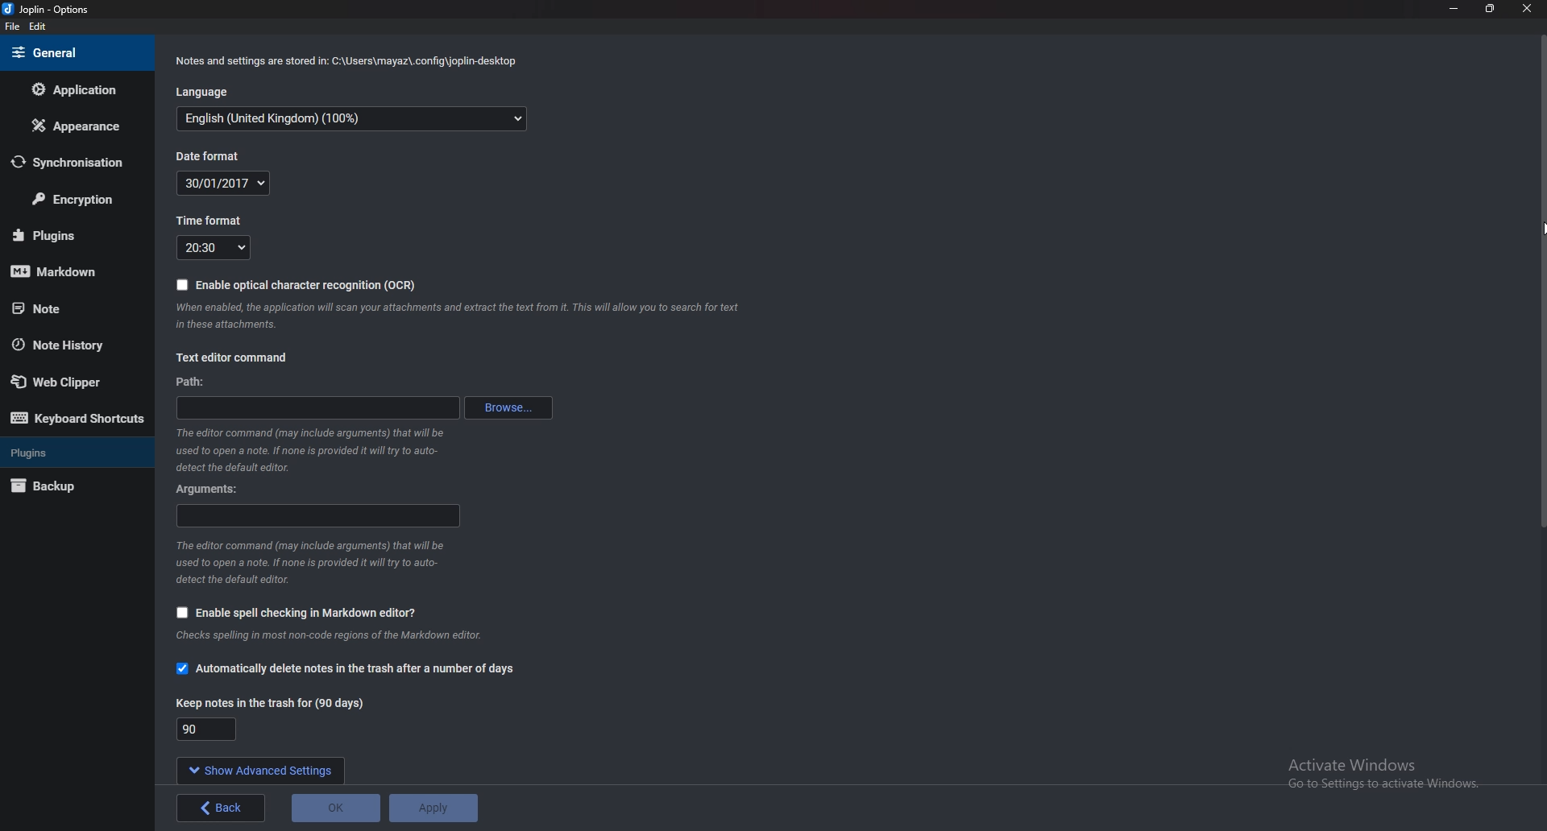 Image resolution: width=1547 pixels, height=831 pixels. Describe the element at coordinates (74, 126) in the screenshot. I see `Appearance` at that location.